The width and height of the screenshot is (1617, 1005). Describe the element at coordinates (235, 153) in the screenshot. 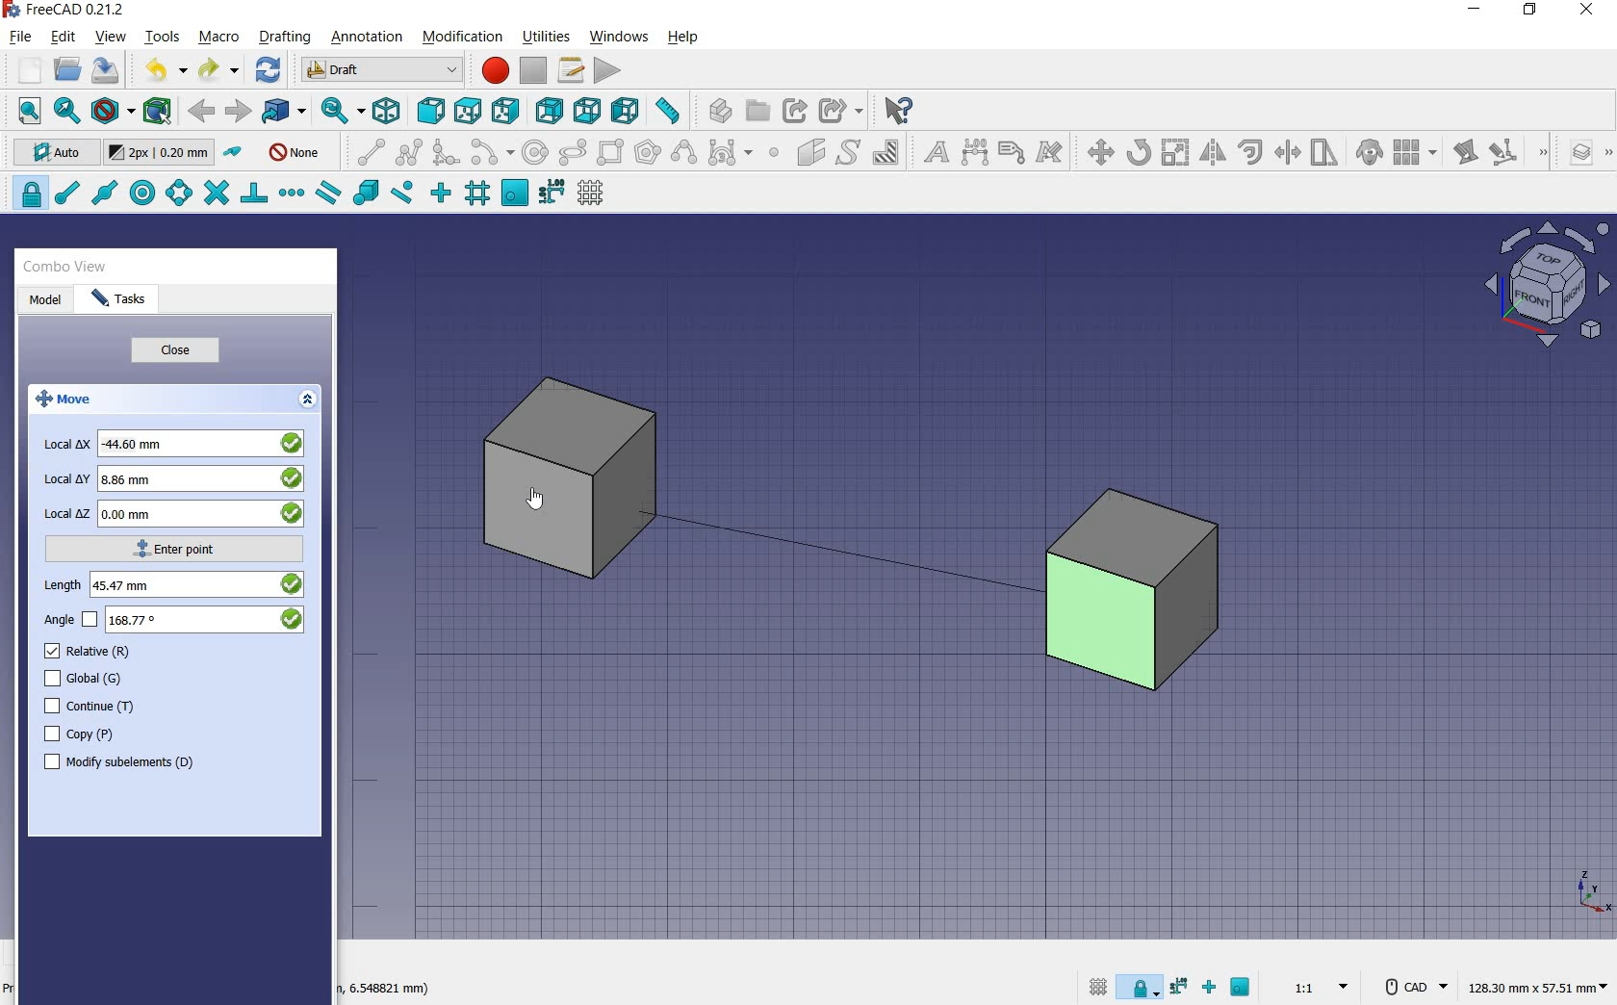

I see `toggle construction mode` at that location.